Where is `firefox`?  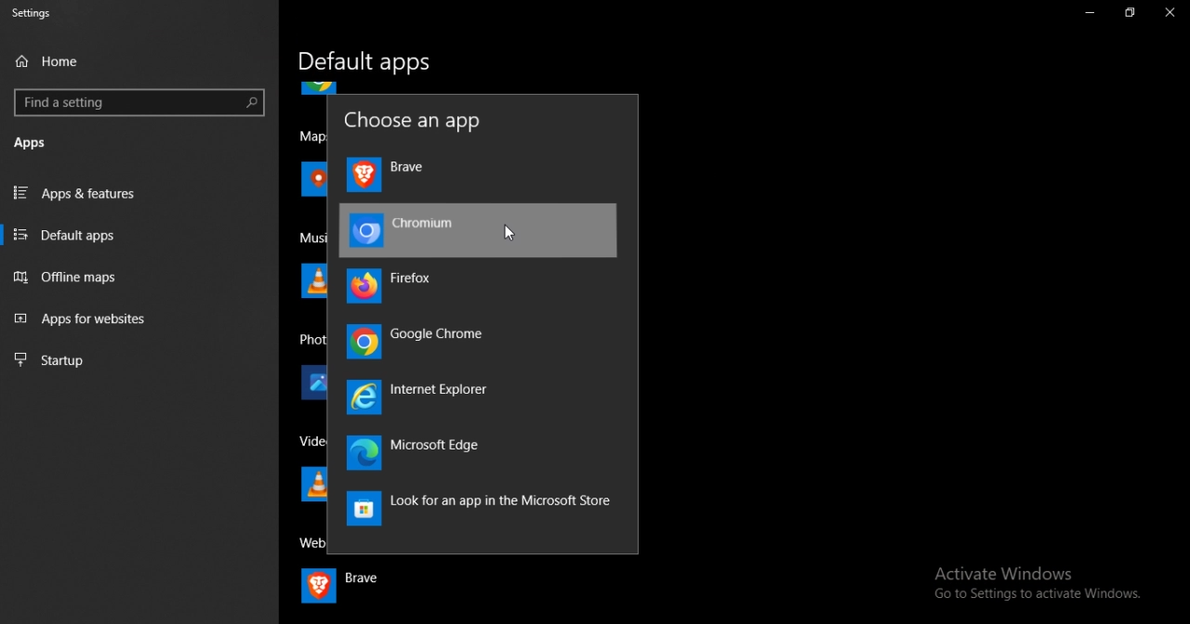 firefox is located at coordinates (400, 288).